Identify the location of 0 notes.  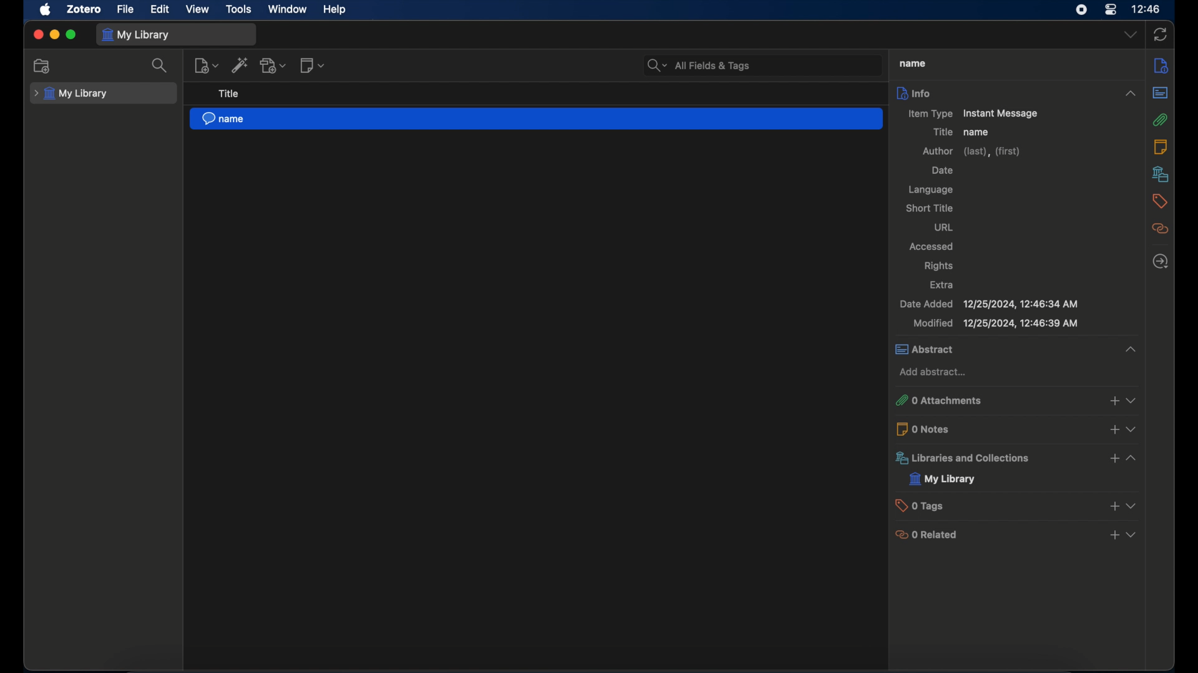
(1015, 428).